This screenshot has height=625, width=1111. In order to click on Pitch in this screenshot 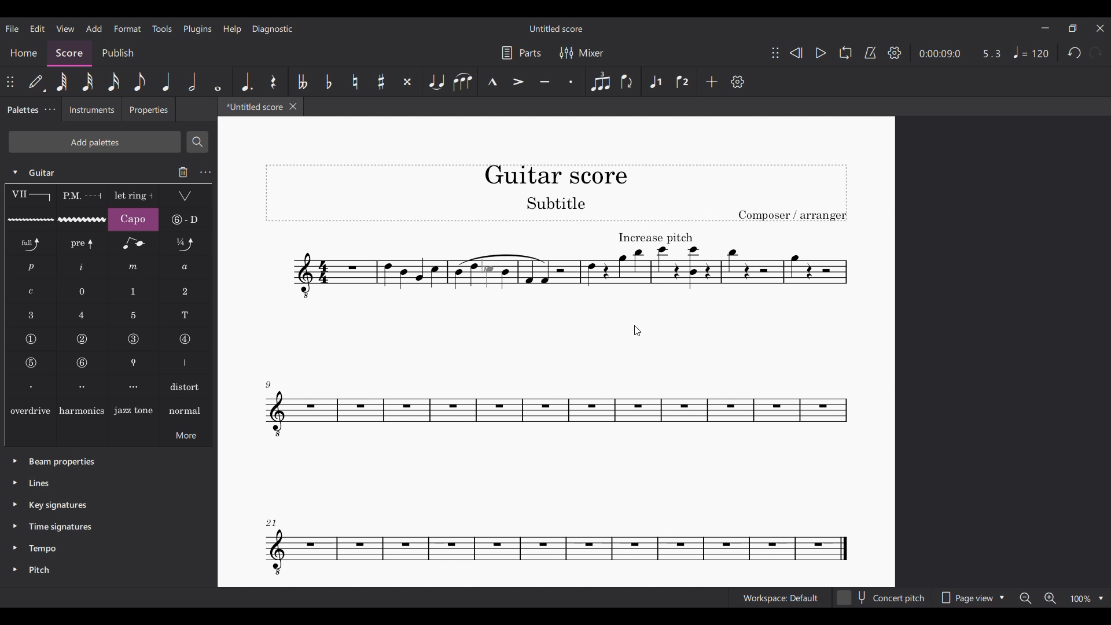, I will do `click(38, 570)`.